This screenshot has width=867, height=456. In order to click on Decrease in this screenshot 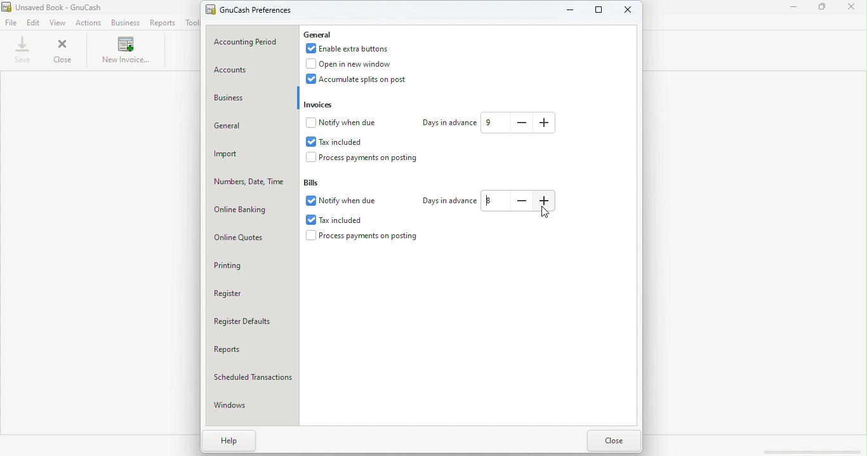, I will do `click(522, 121)`.